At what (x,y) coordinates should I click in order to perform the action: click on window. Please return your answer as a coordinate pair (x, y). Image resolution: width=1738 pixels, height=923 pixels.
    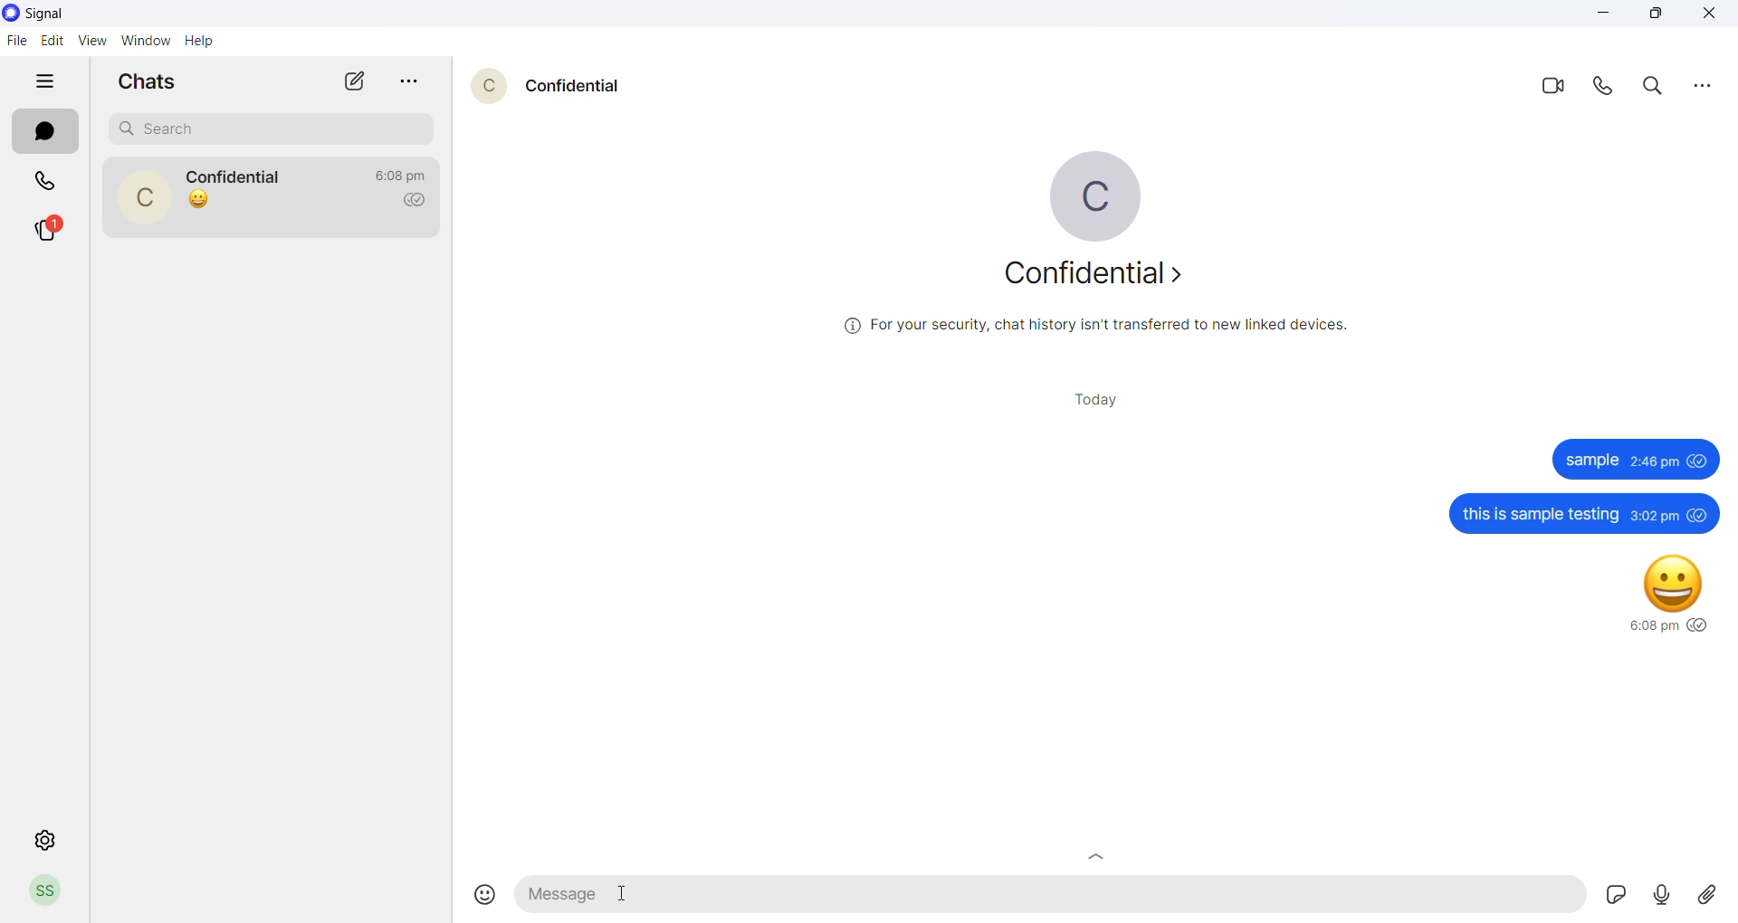
    Looking at the image, I should click on (148, 41).